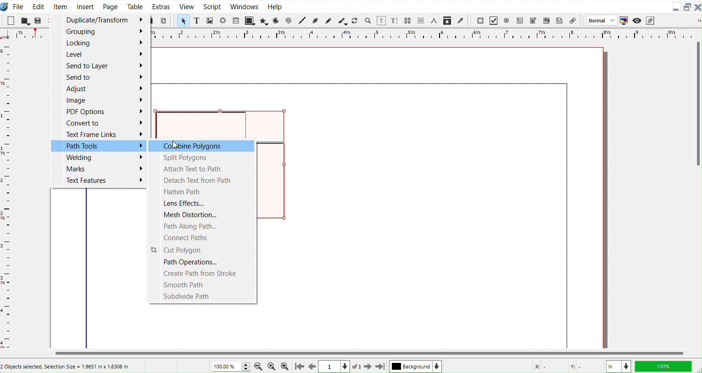  Describe the element at coordinates (636, 20) in the screenshot. I see `Preview mode` at that location.